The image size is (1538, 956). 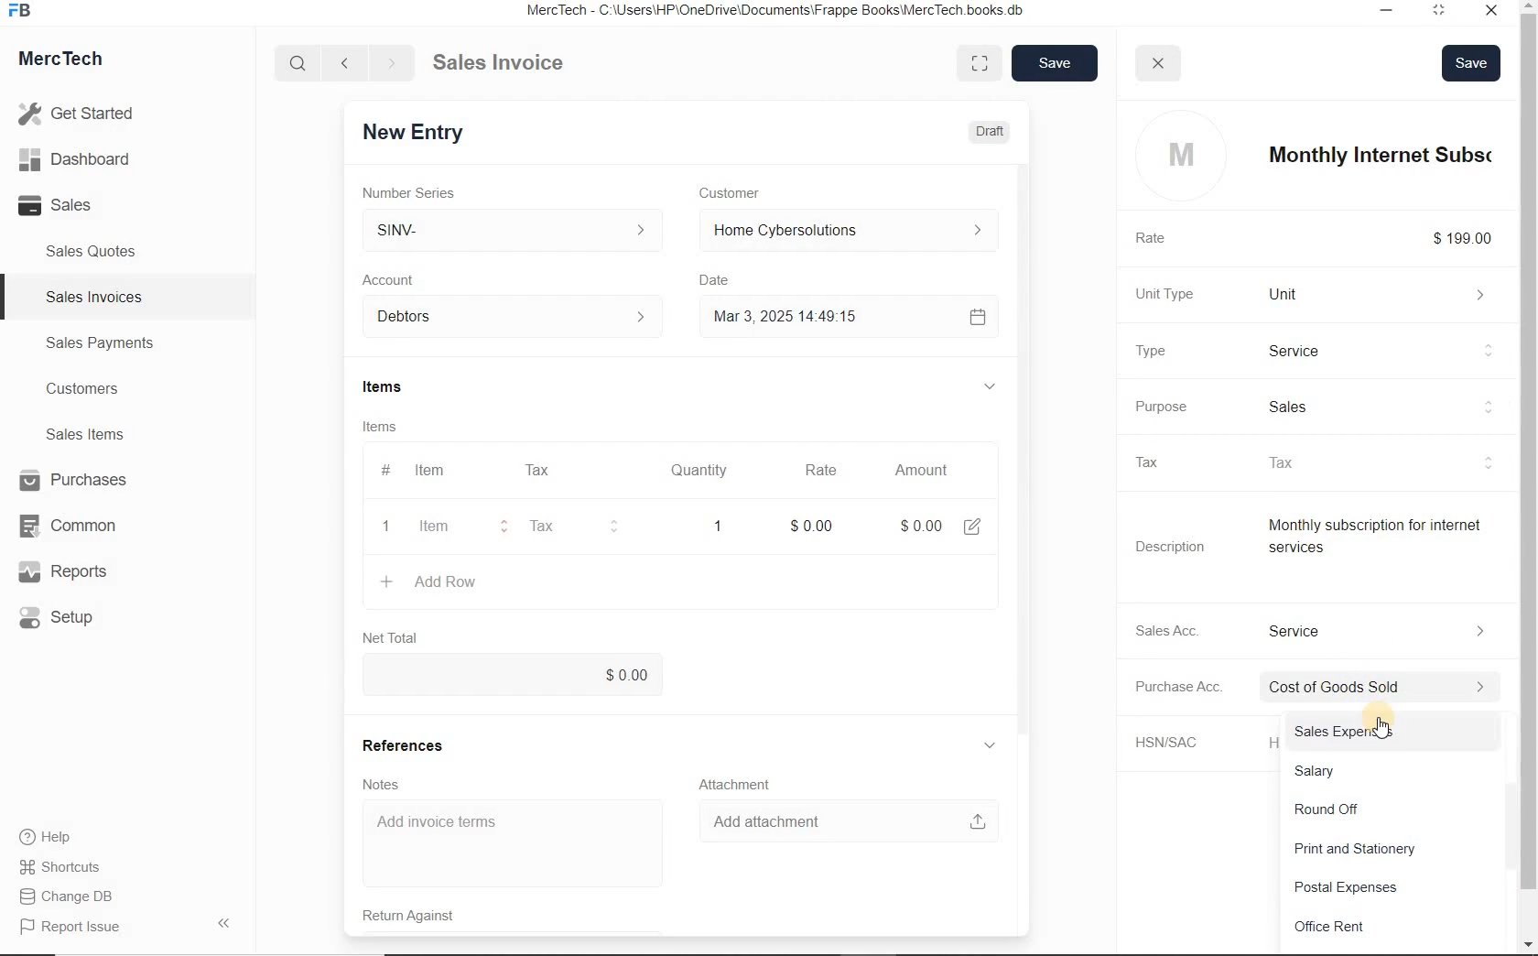 What do you see at coordinates (449, 528) in the screenshot?
I see `item` at bounding box center [449, 528].